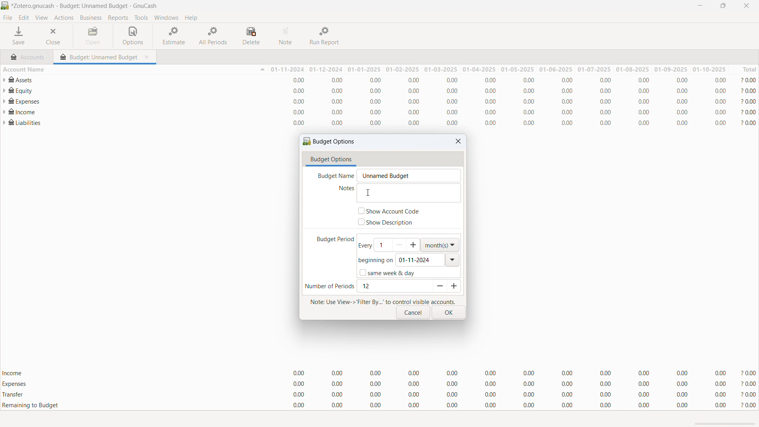 The width and height of the screenshot is (759, 427). I want to click on expand subaccounts, so click(5, 101).